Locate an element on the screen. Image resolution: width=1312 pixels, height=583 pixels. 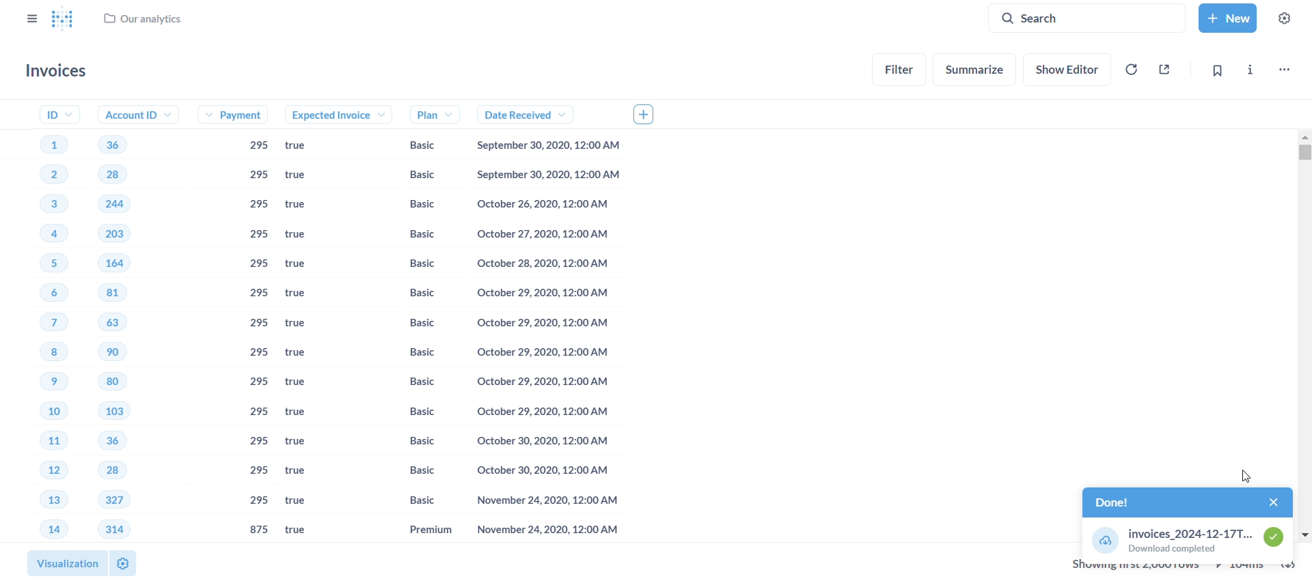
Premium is located at coordinates (417, 530).